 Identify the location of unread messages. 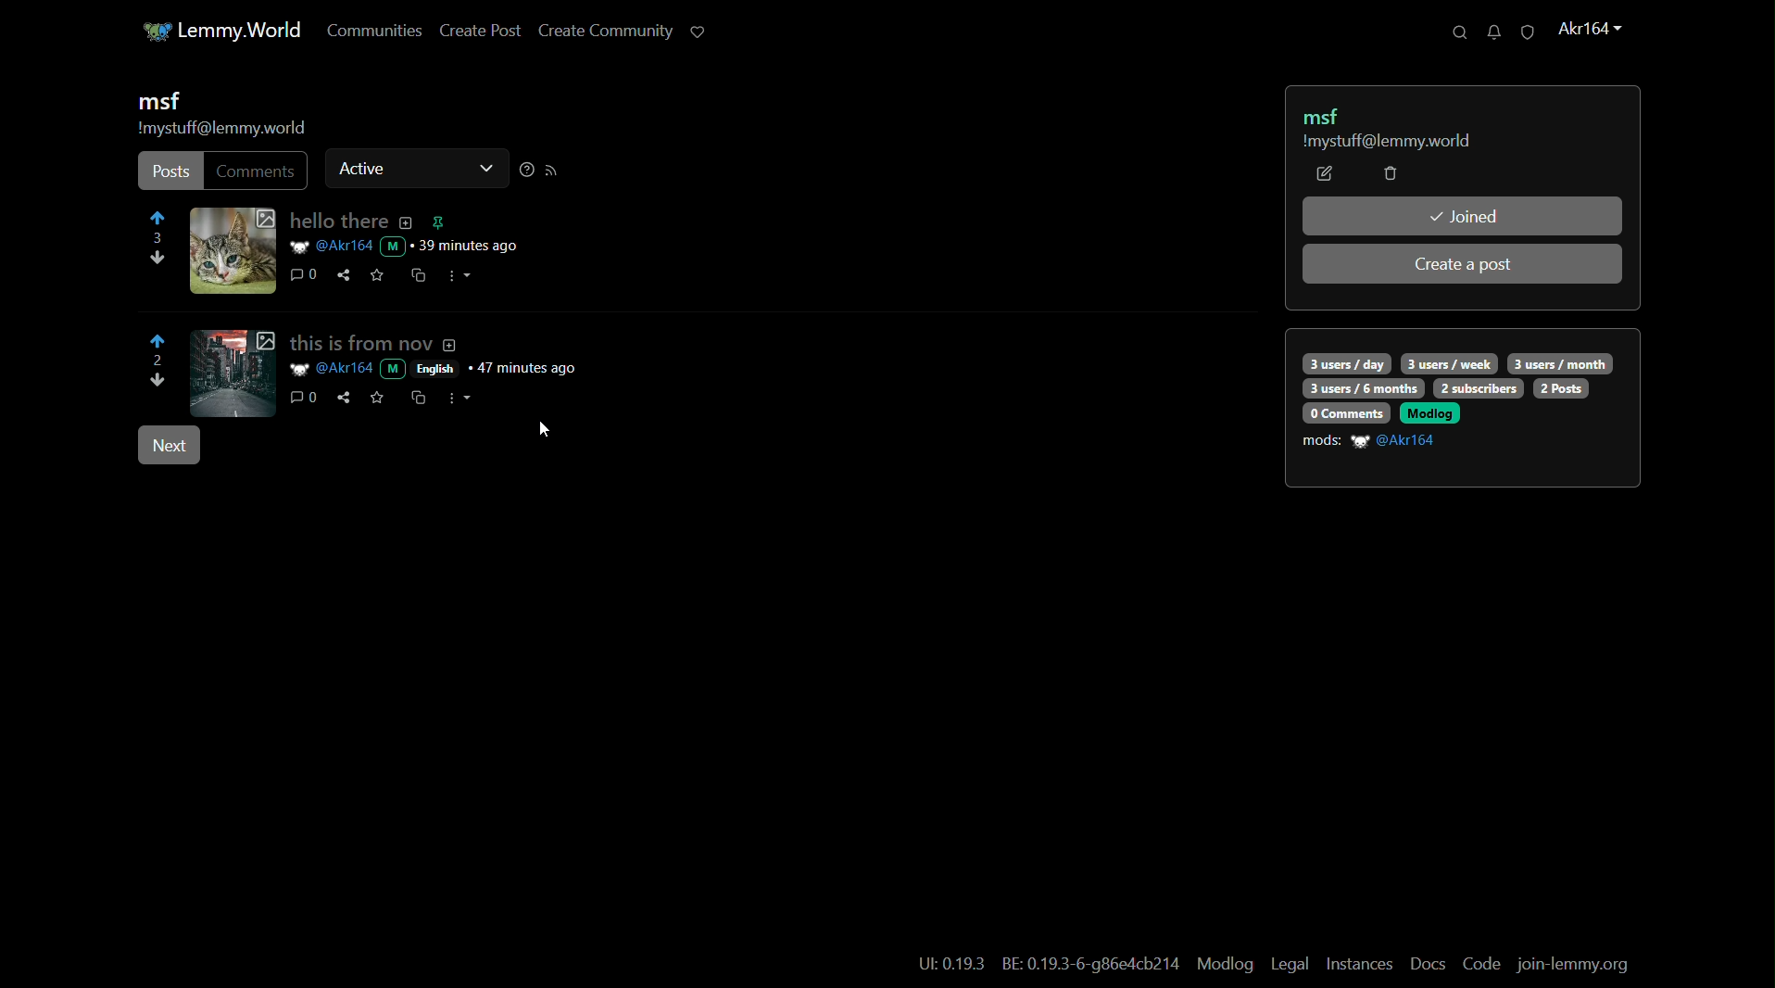
(1489, 32).